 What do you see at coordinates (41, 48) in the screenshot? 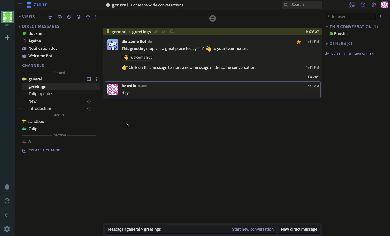
I see `Notification Bot` at bounding box center [41, 48].